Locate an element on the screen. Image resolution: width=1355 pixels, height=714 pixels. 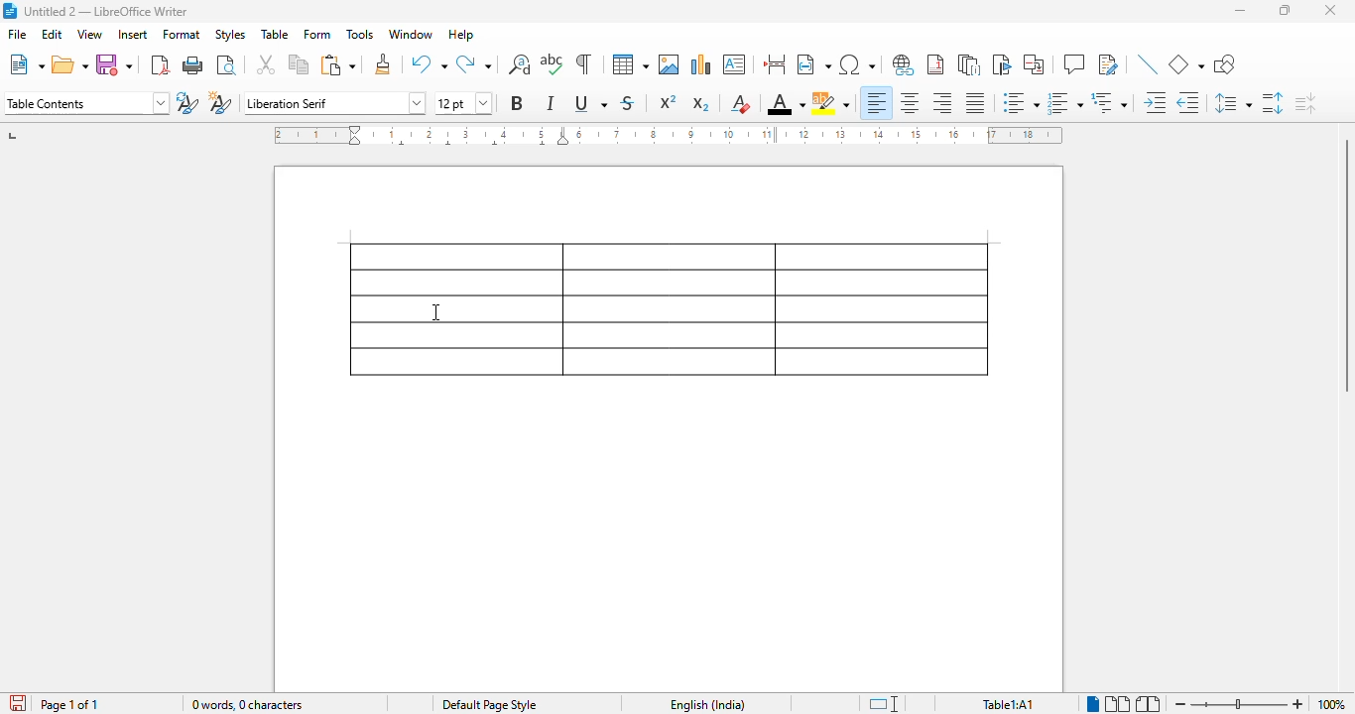
show draw functions is located at coordinates (1223, 63).